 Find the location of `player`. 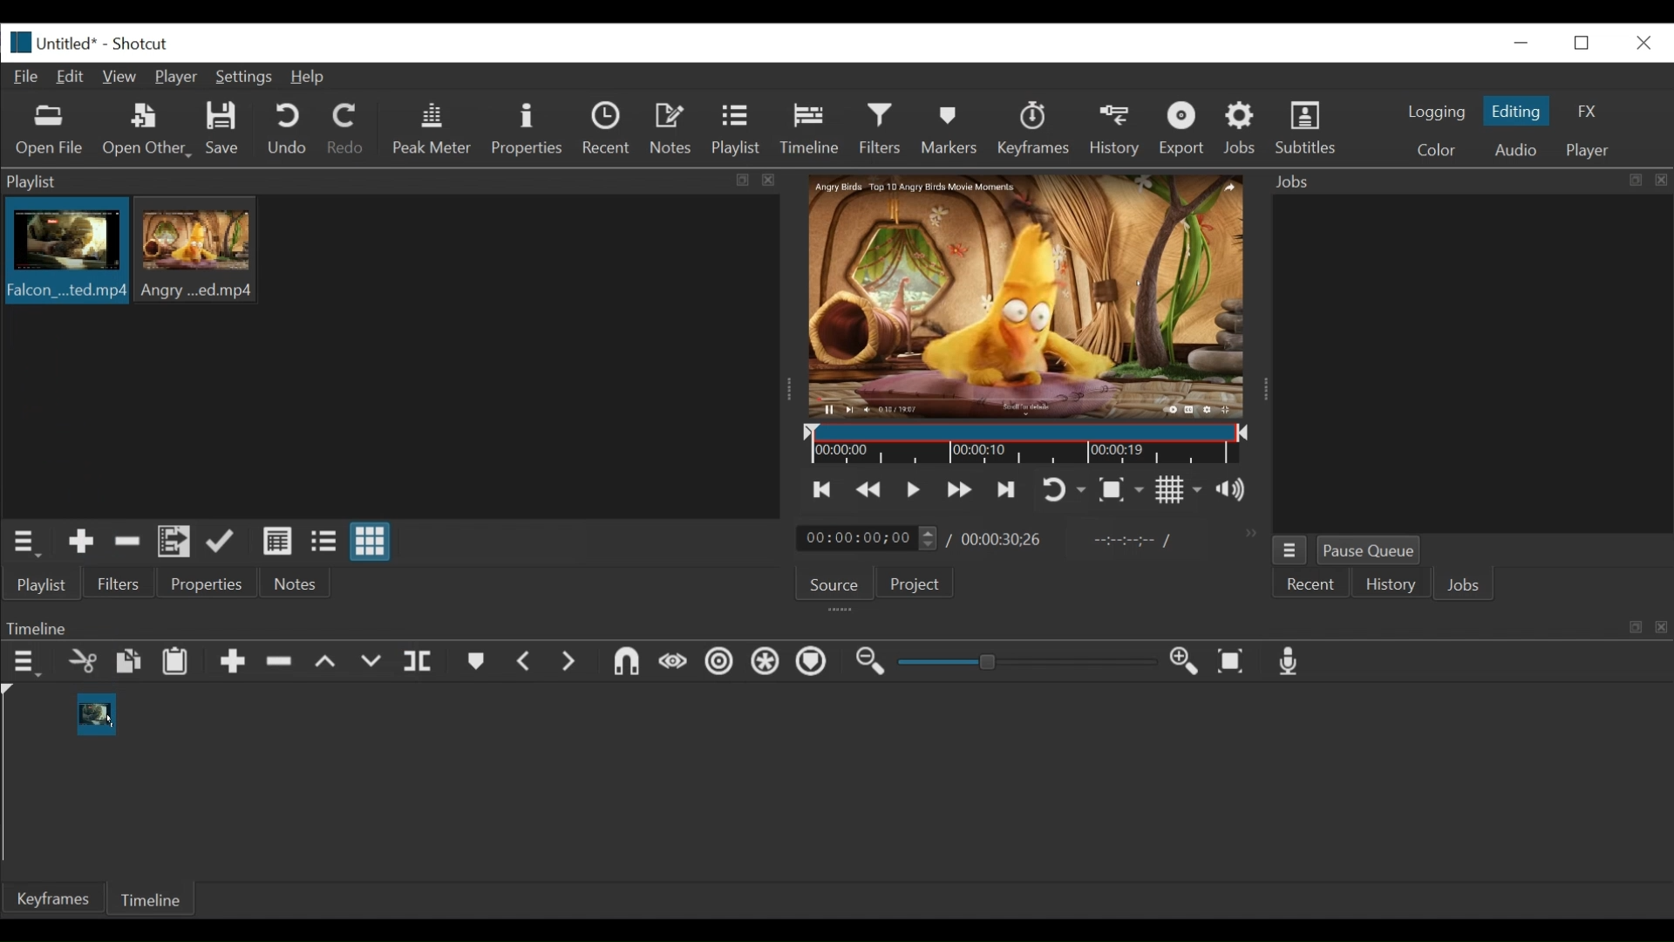

player is located at coordinates (1589, 151).